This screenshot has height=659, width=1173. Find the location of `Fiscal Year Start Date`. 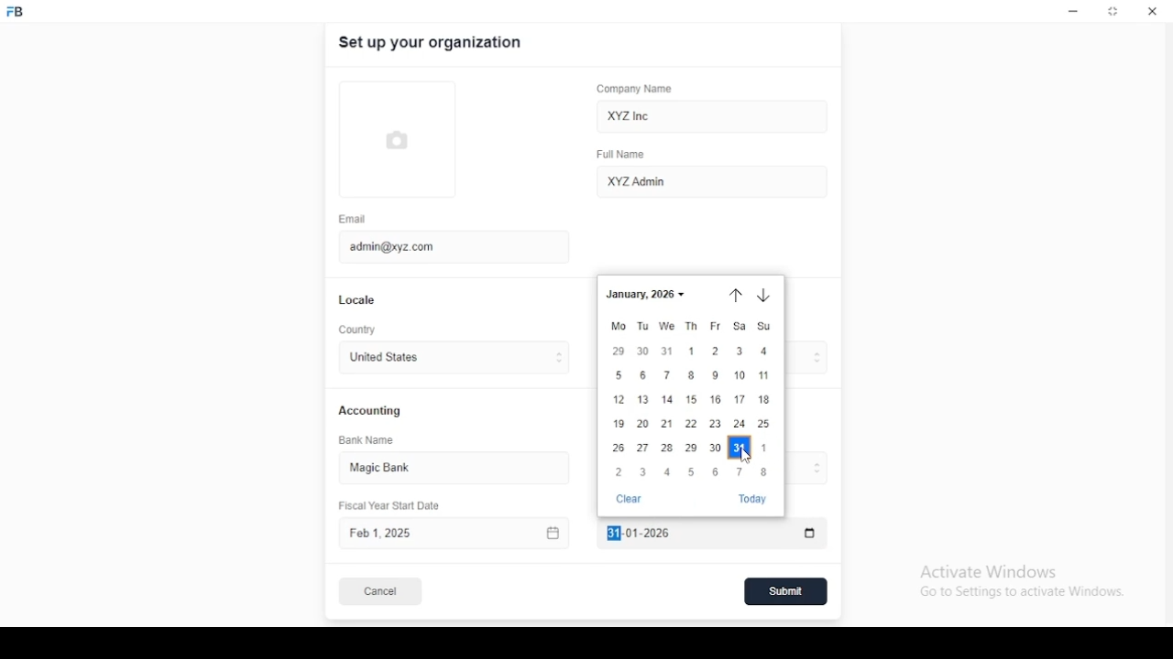

Fiscal Year Start Date is located at coordinates (456, 534).